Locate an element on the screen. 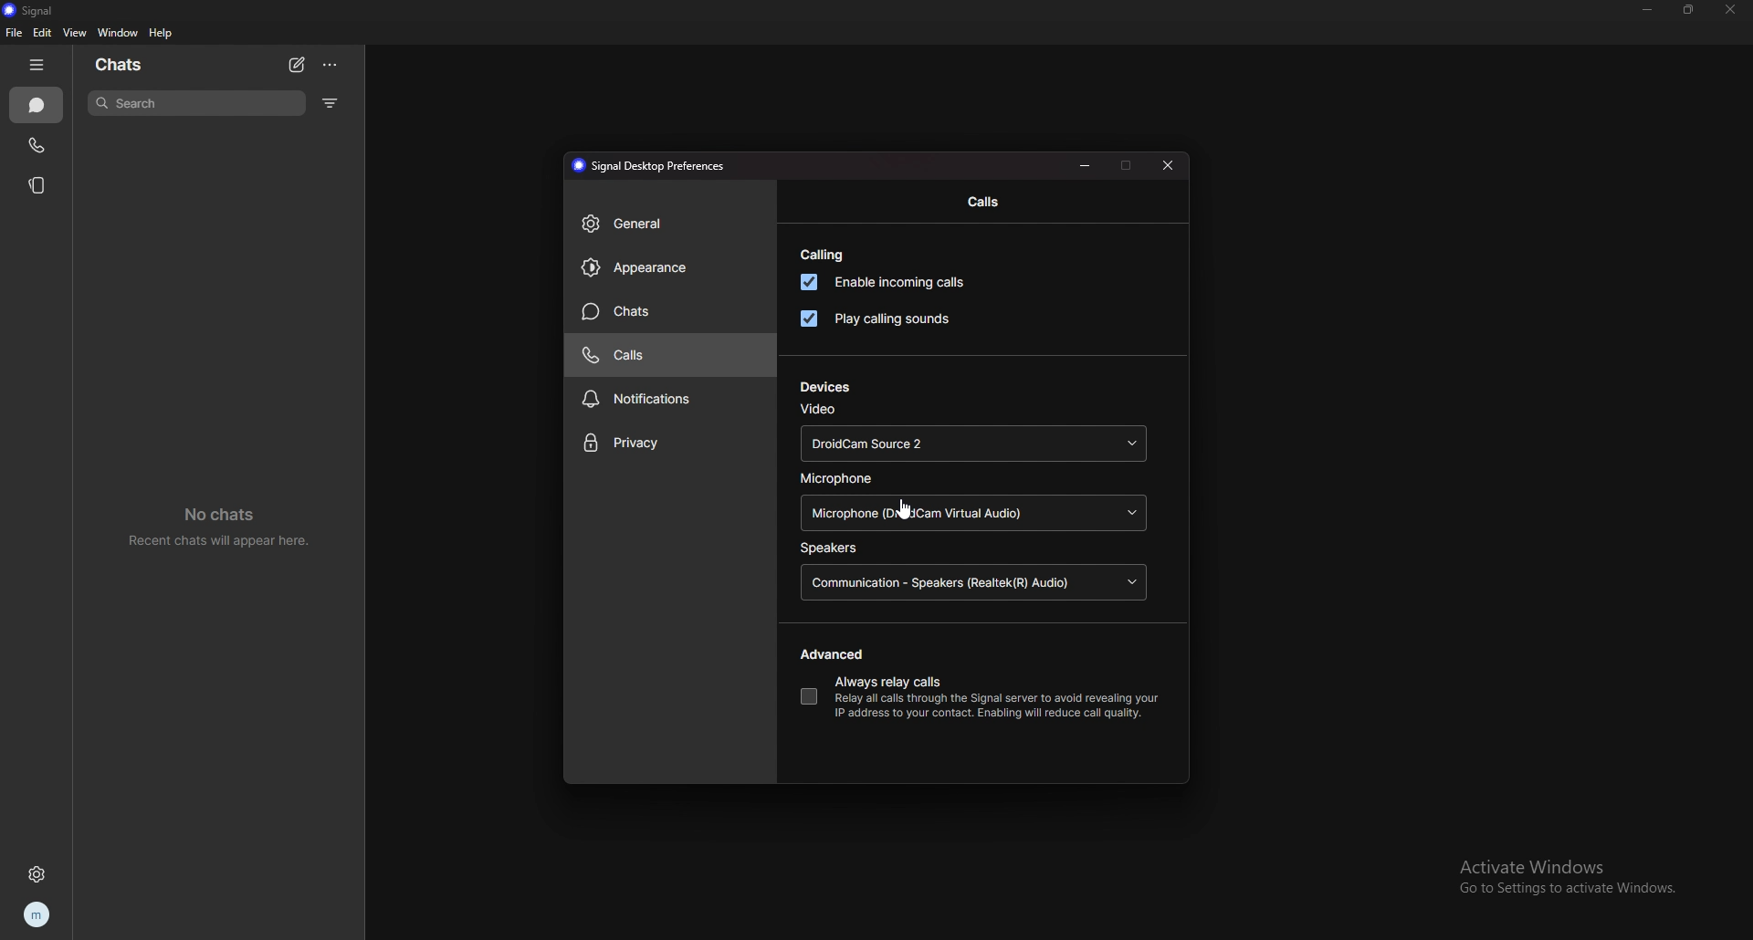 This screenshot has width=1753, height=940. cursor is located at coordinates (909, 509).